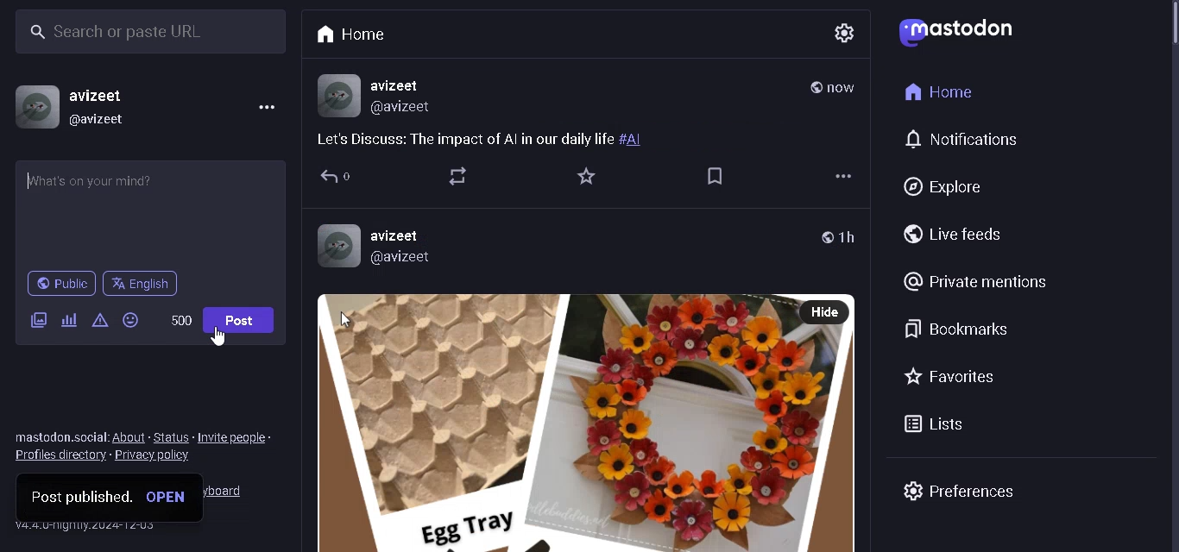  What do you see at coordinates (35, 107) in the screenshot?
I see `PROFILE PICTURE` at bounding box center [35, 107].